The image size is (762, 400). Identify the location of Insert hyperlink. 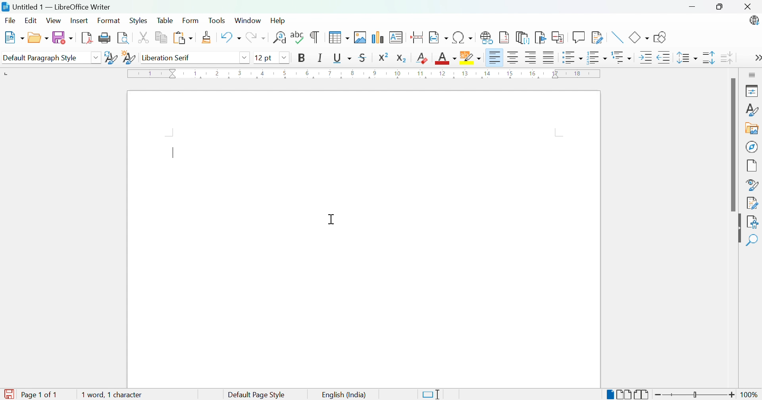
(486, 39).